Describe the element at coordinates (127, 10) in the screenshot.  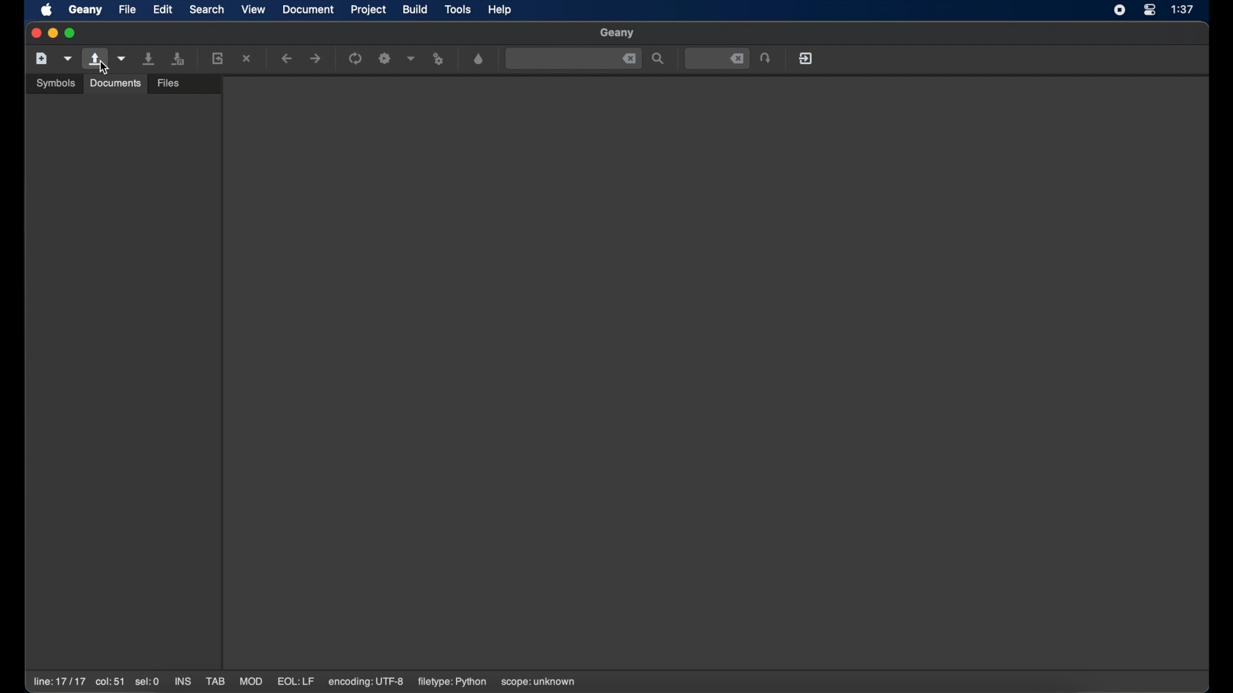
I see `file` at that location.